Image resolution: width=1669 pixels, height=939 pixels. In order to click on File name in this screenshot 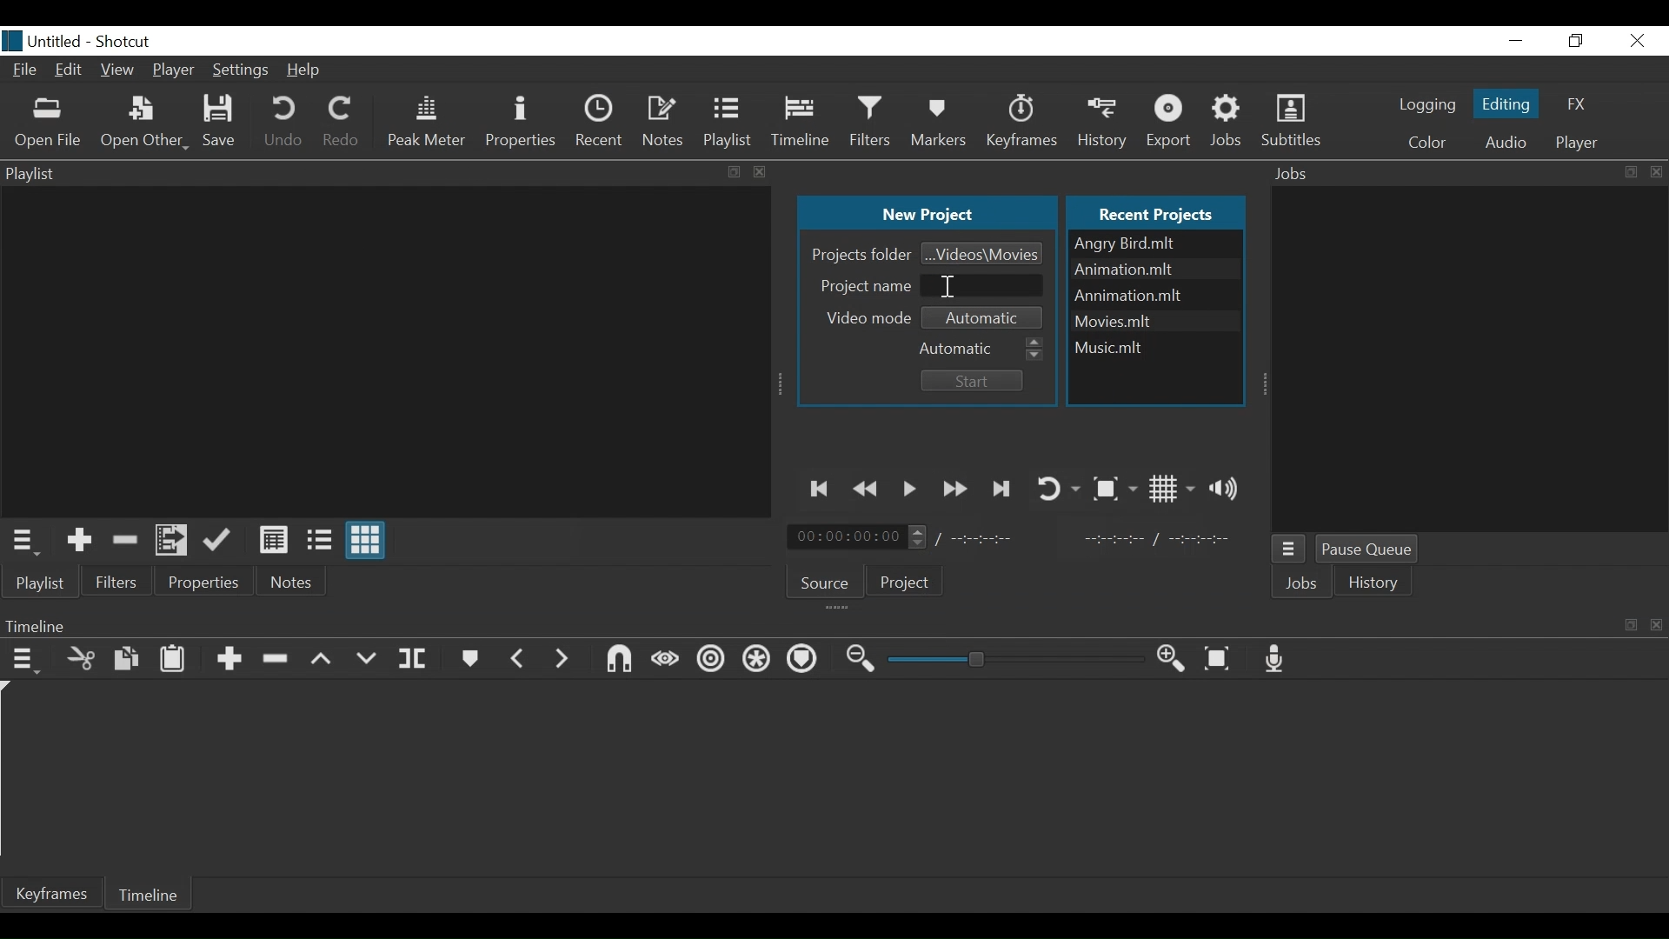, I will do `click(1155, 319)`.